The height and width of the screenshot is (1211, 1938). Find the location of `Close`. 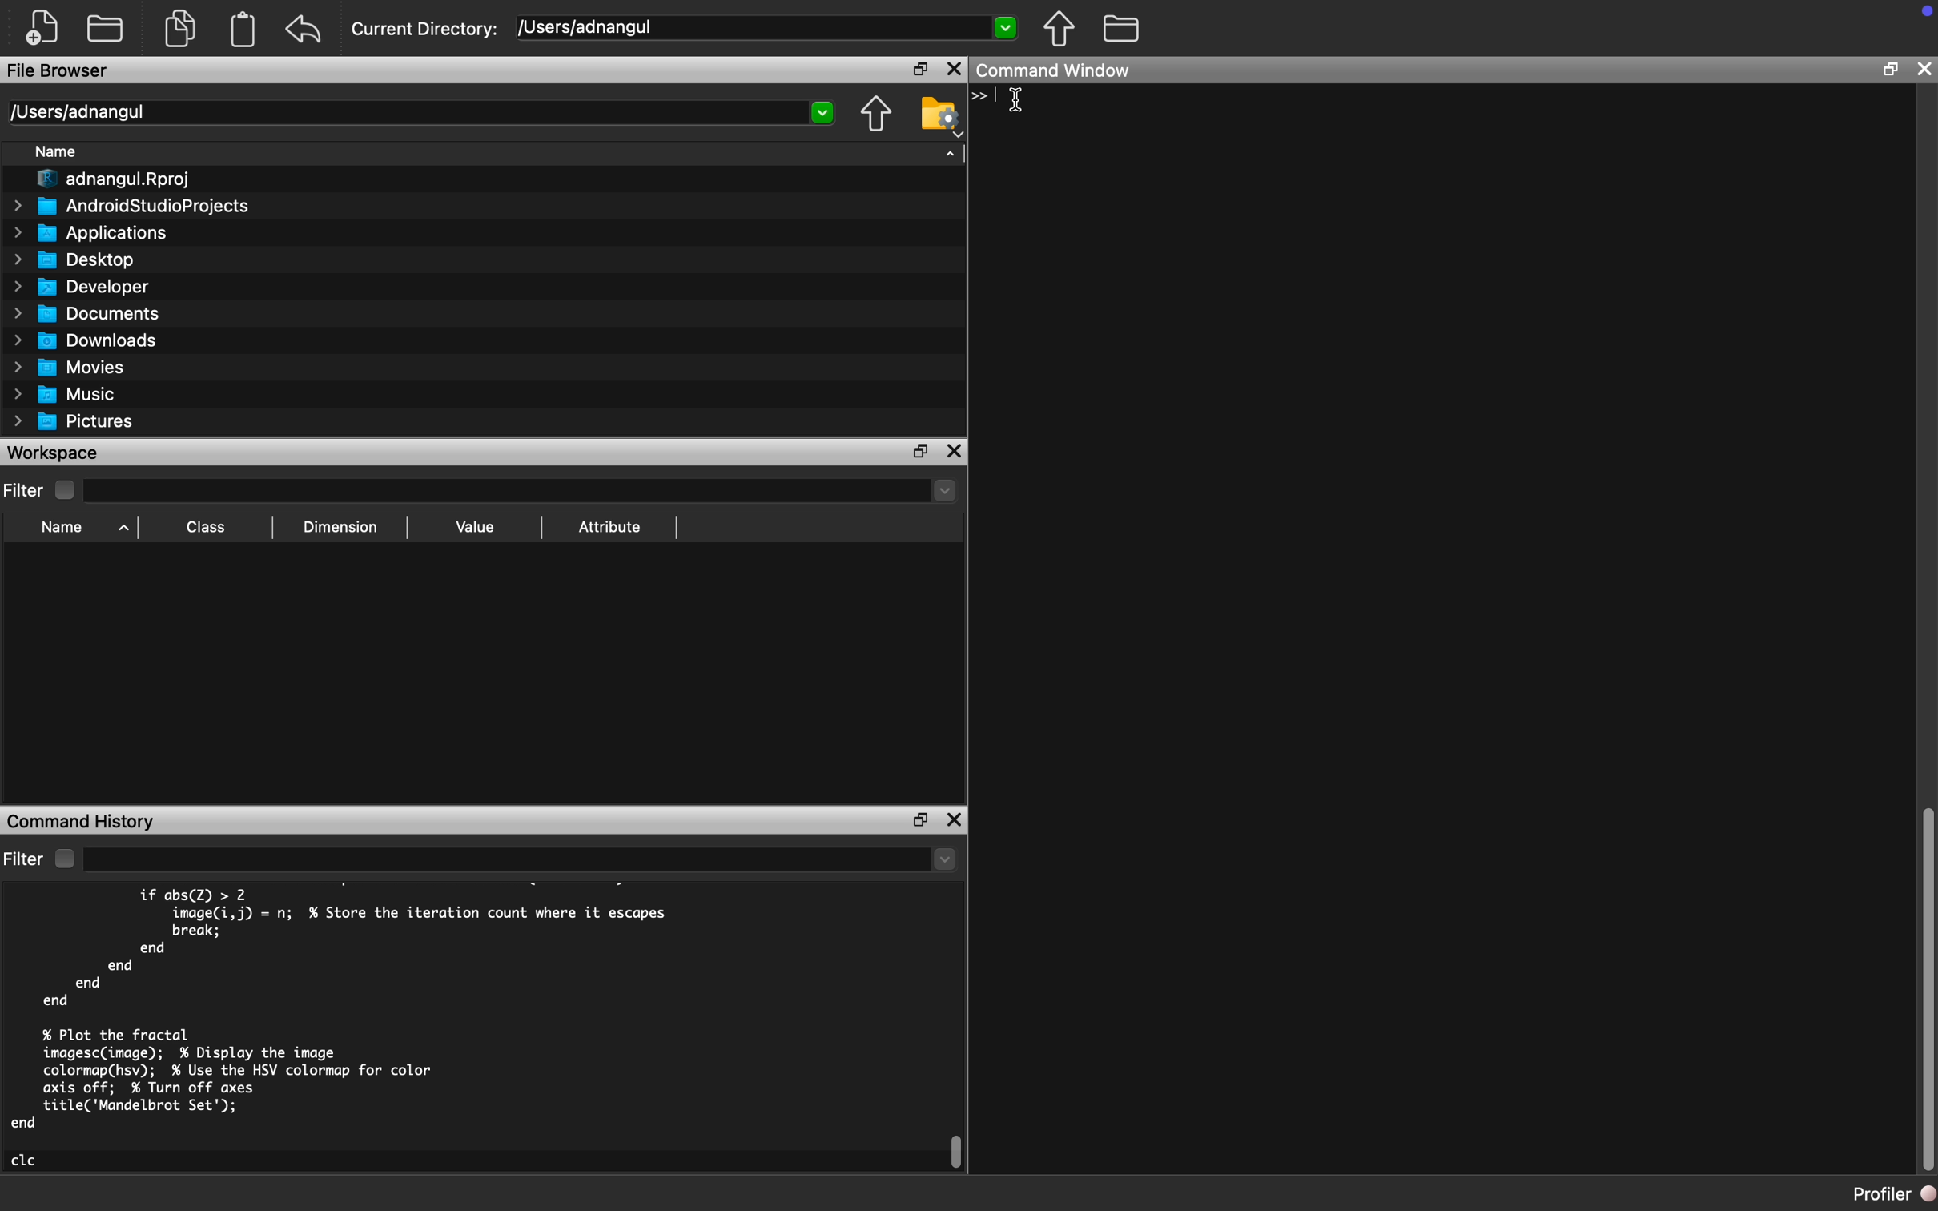

Close is located at coordinates (953, 821).